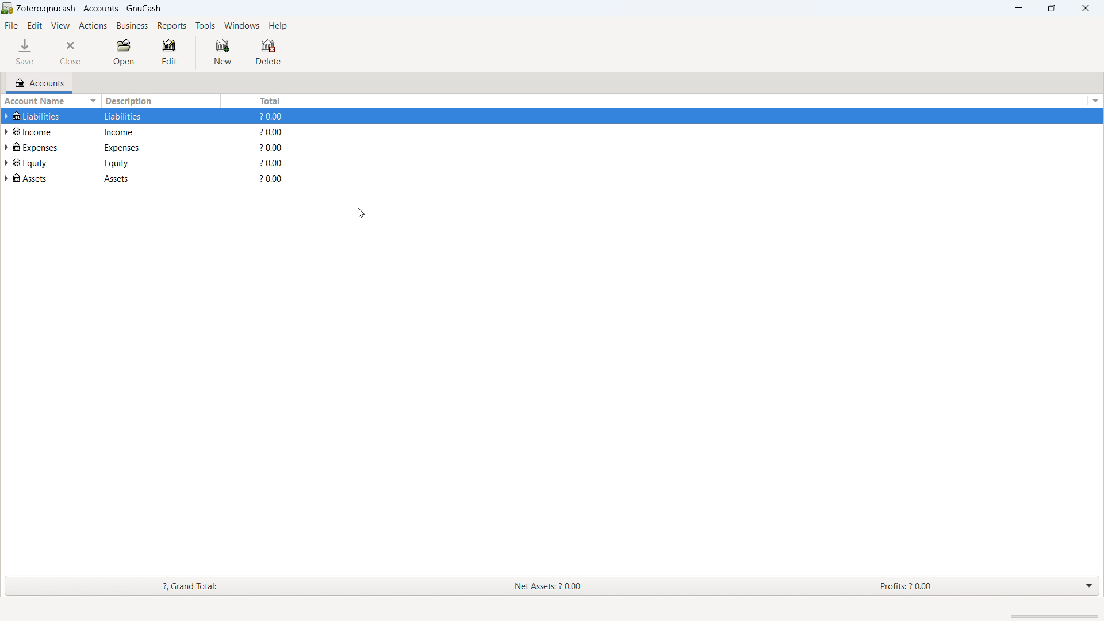  What do you see at coordinates (1055, 616) in the screenshot?
I see `scrollbar` at bounding box center [1055, 616].